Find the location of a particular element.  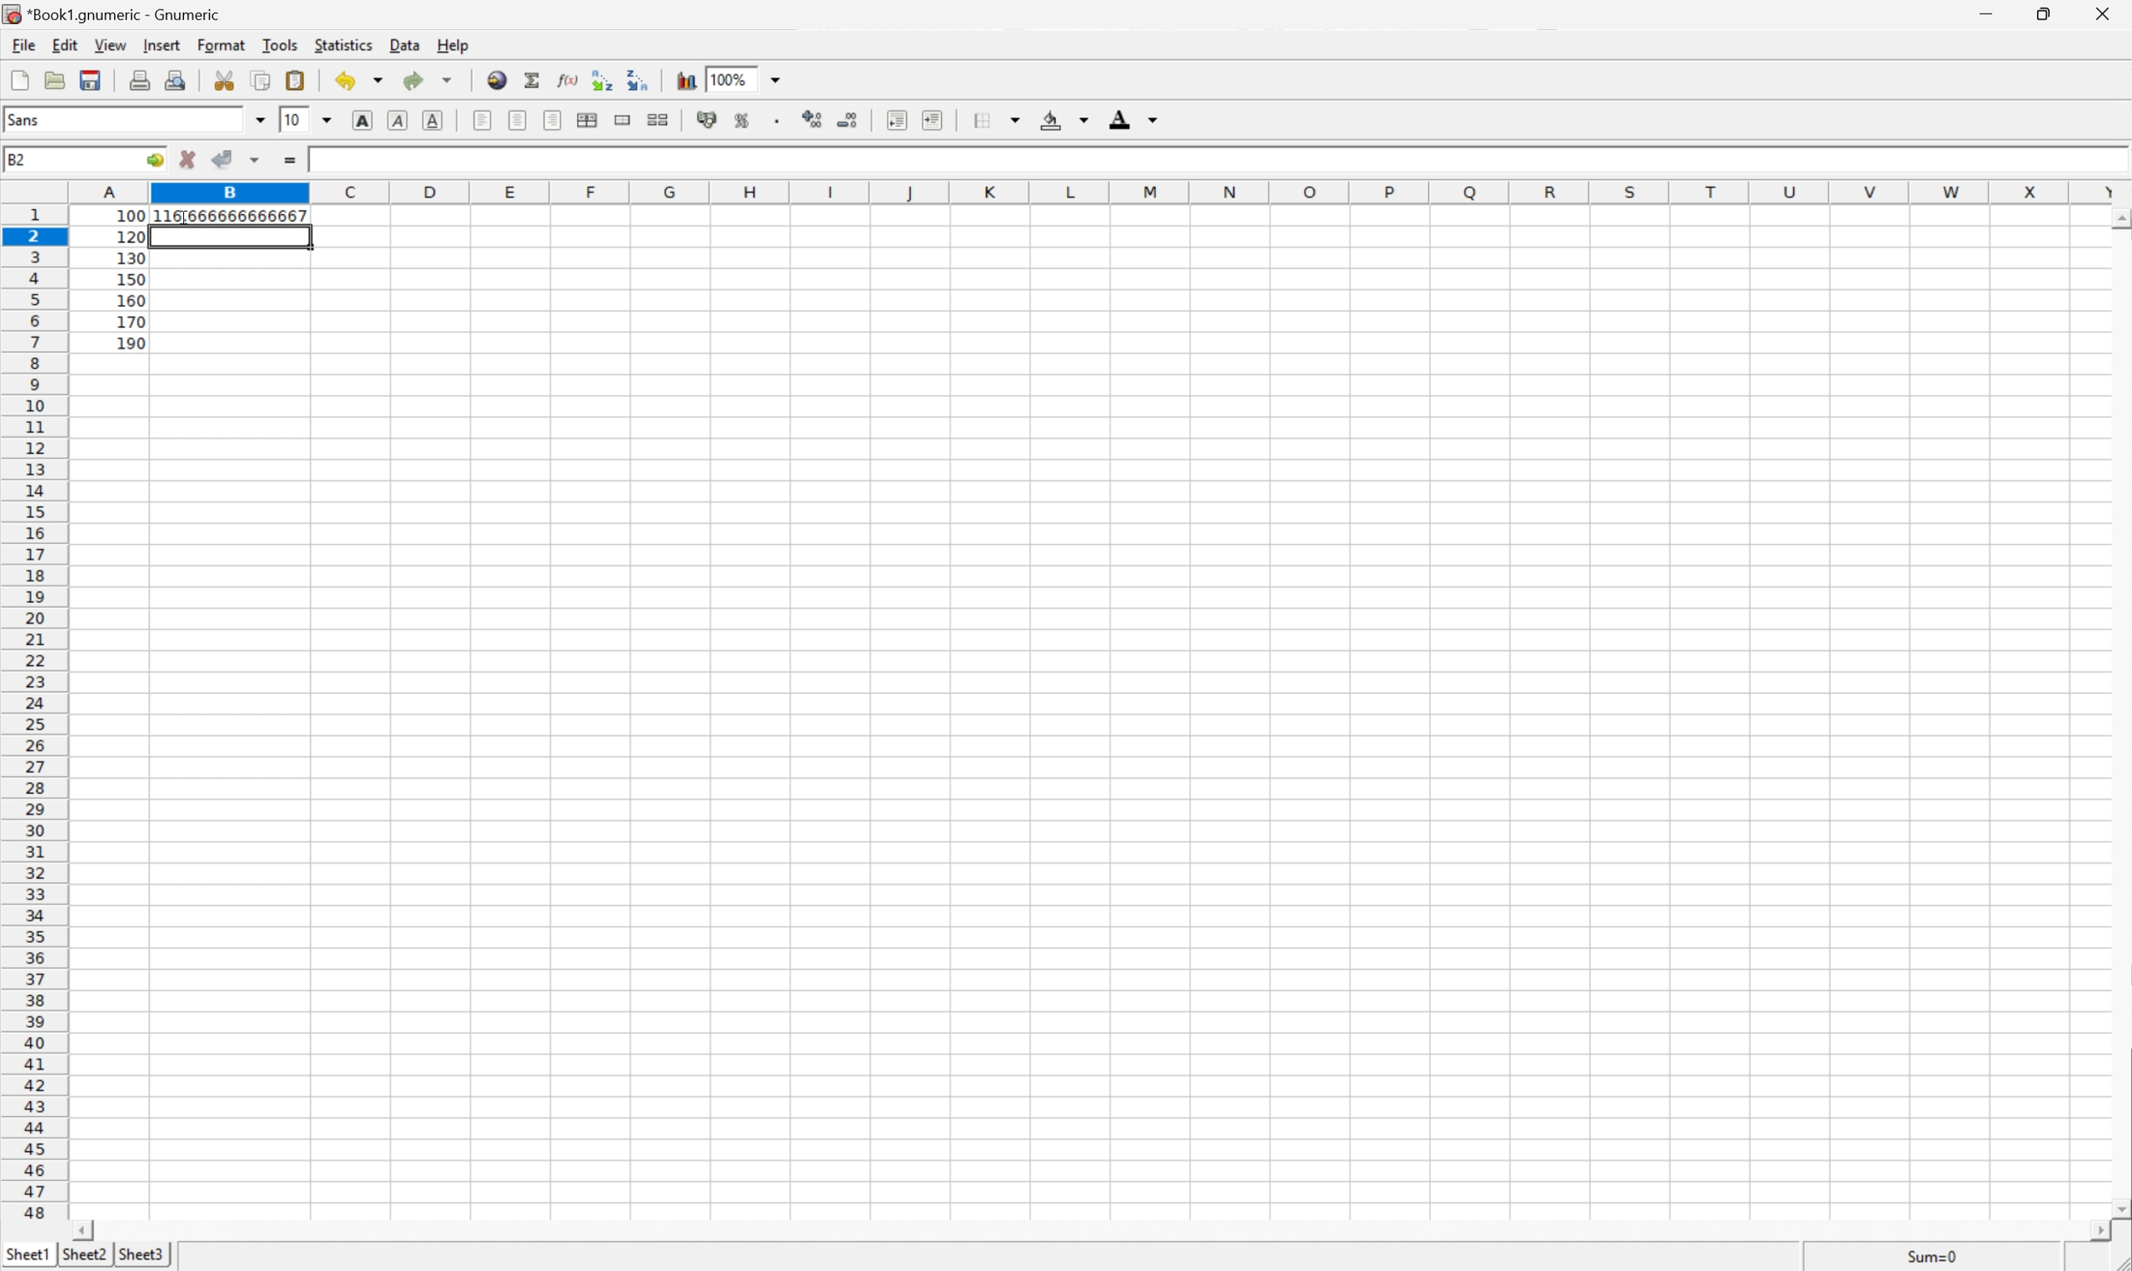

Column names is located at coordinates (1097, 193).